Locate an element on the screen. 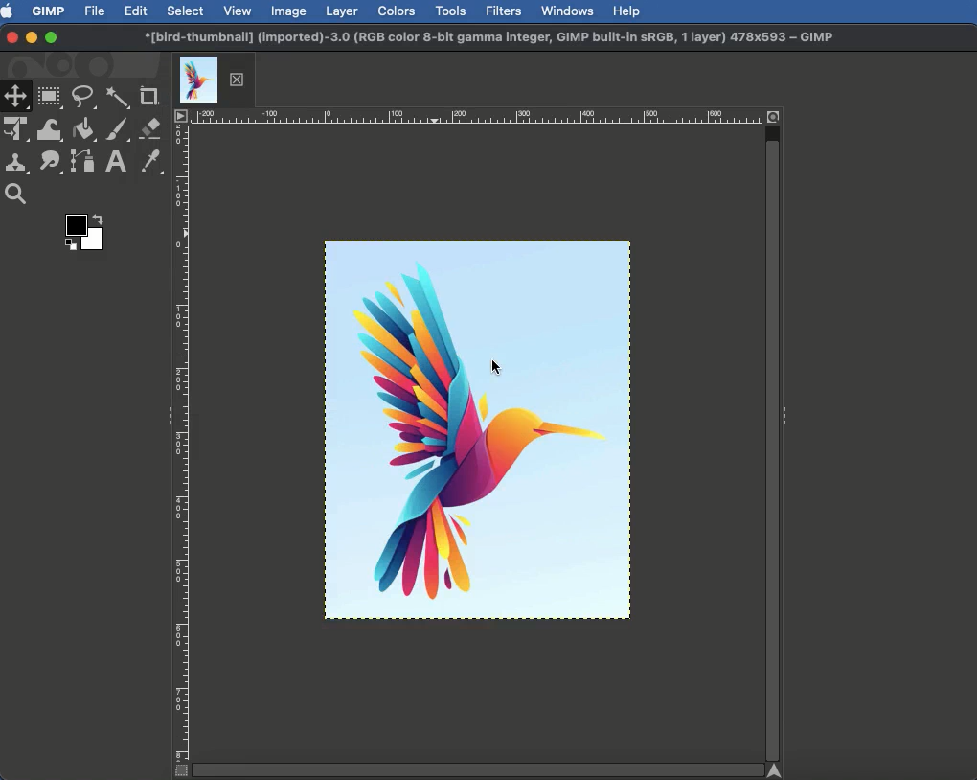 This screenshot has height=780, width=977. Unified transform tool is located at coordinates (16, 127).